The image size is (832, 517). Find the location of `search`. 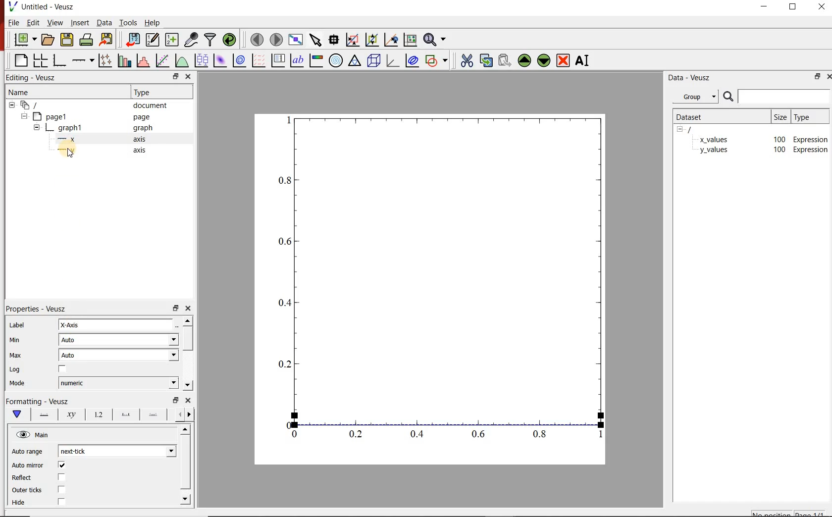

search is located at coordinates (727, 97).